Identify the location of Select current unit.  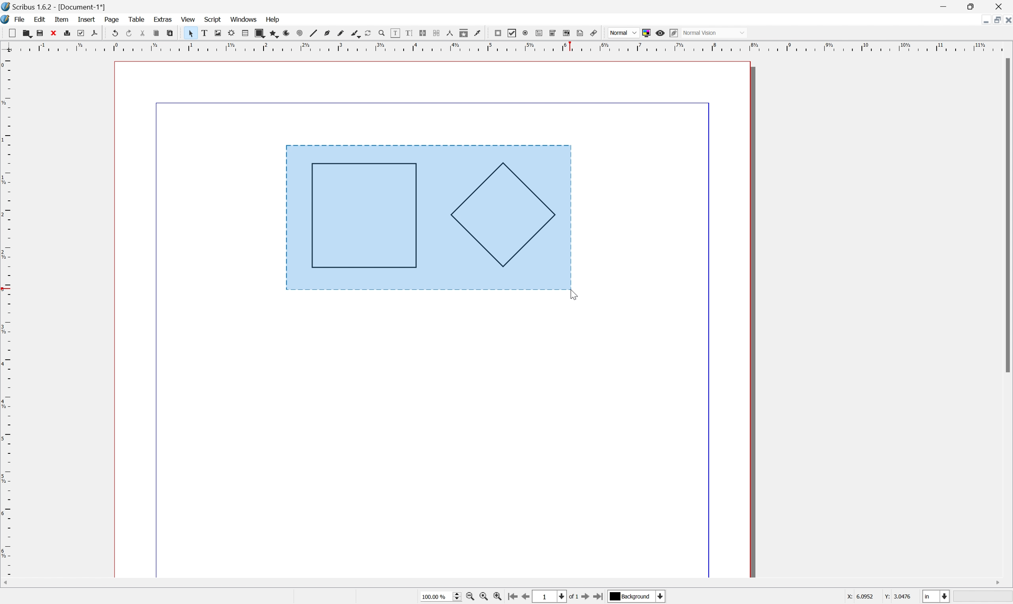
(936, 597).